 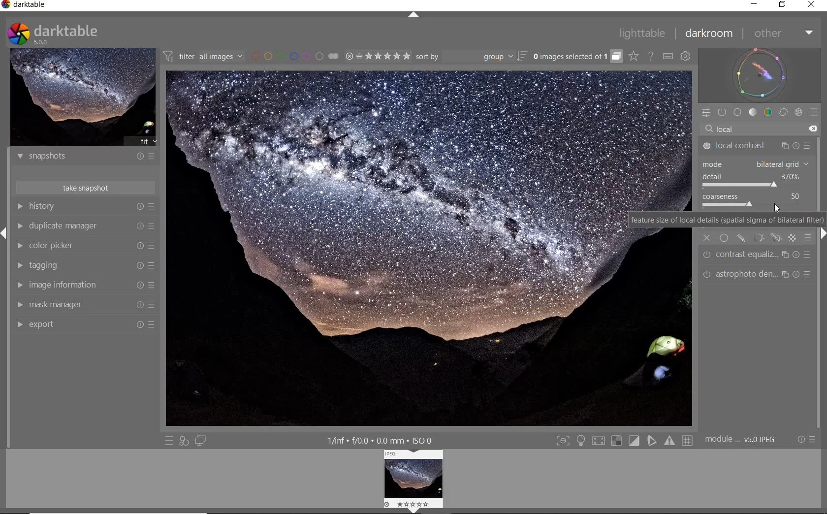 I want to click on TOGGLE MODES, so click(x=625, y=441).